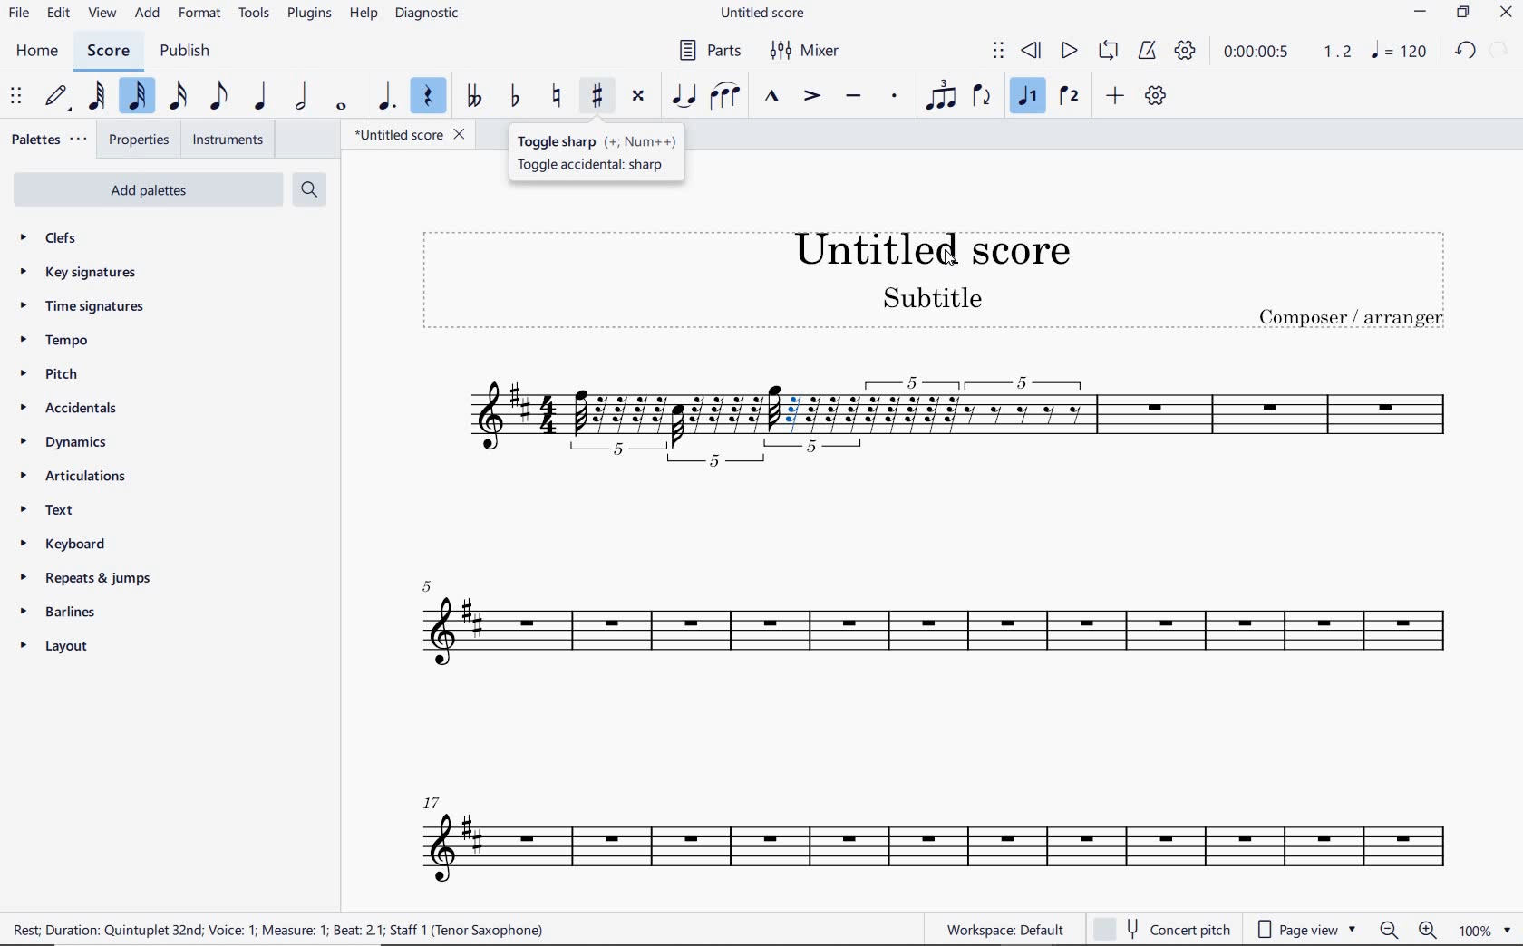  I want to click on QUARTER NOTE, so click(258, 97).